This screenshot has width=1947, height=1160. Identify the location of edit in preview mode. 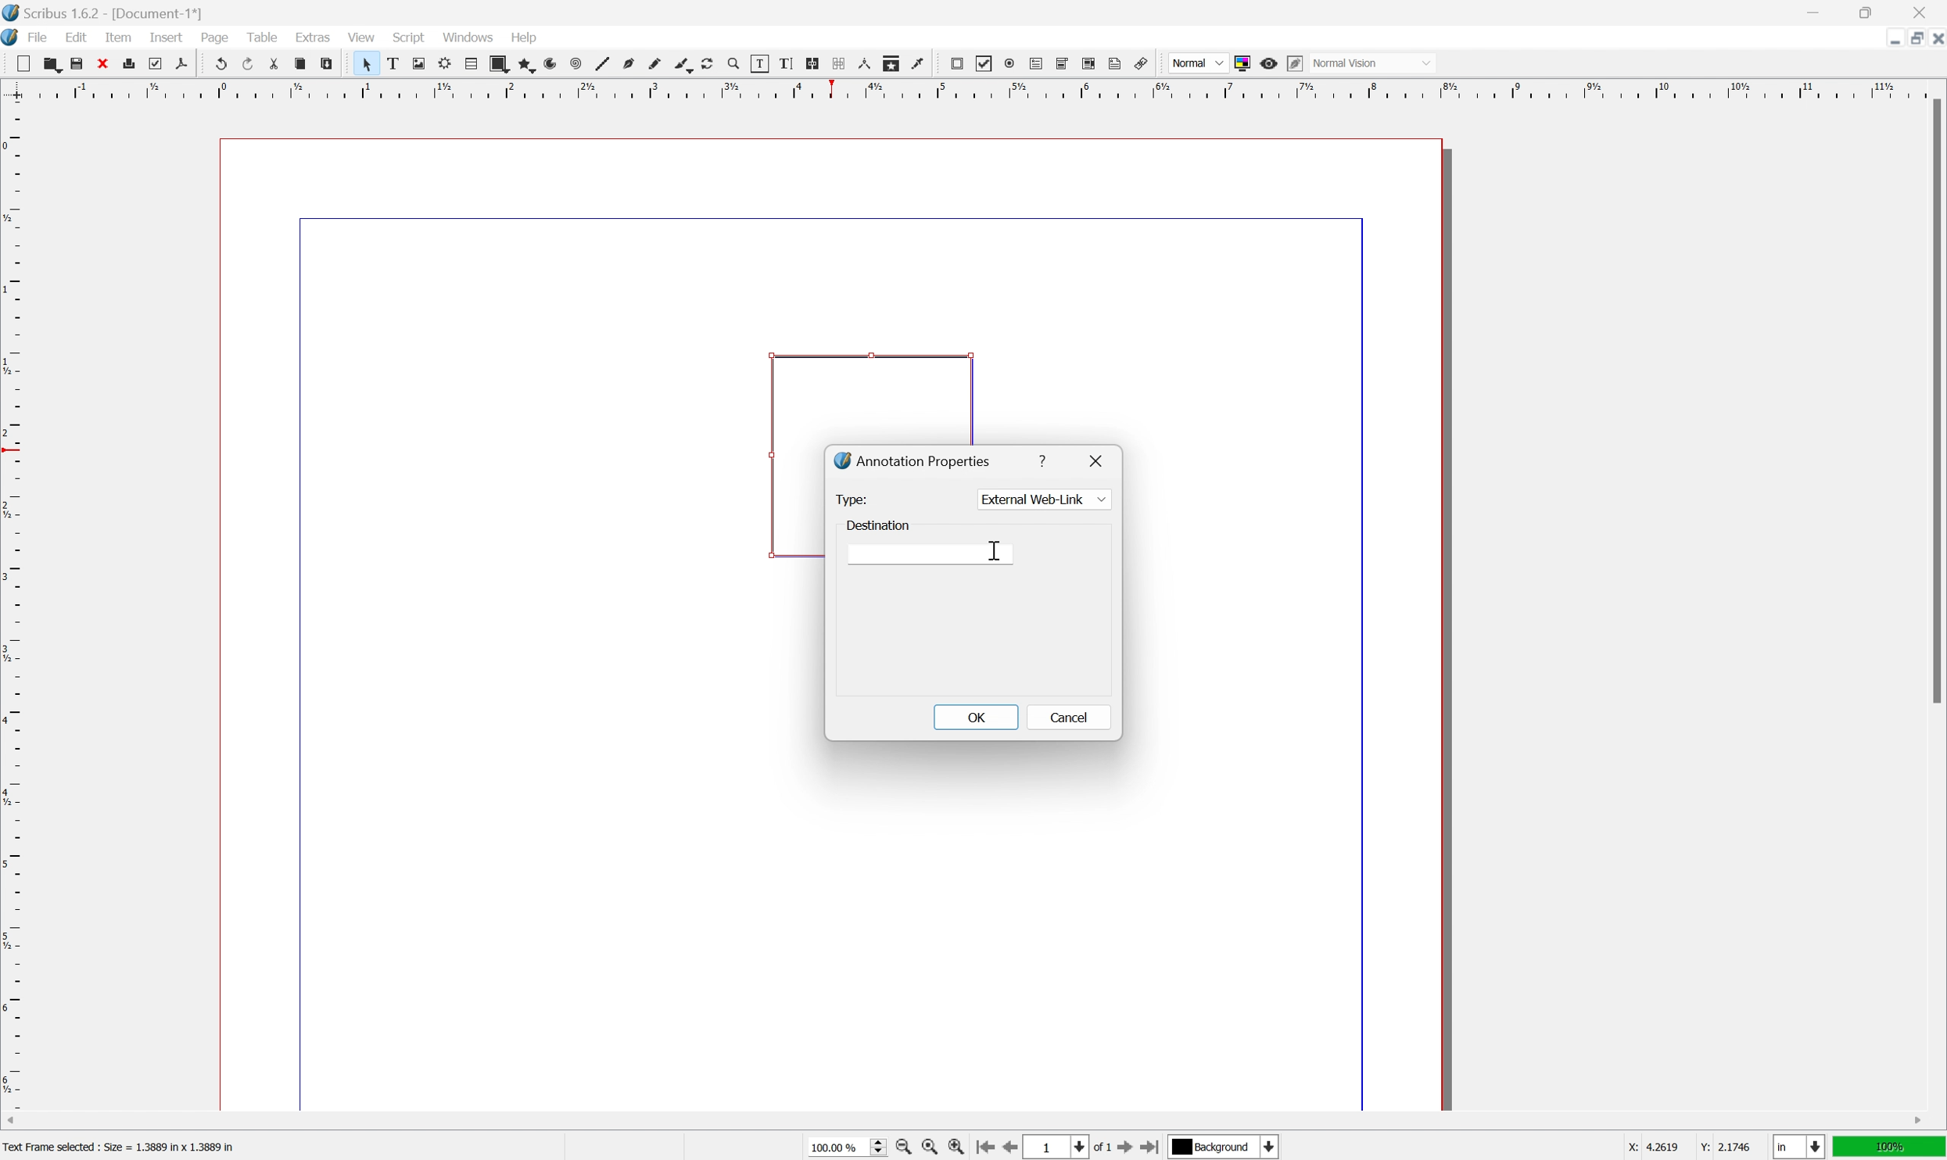
(1295, 63).